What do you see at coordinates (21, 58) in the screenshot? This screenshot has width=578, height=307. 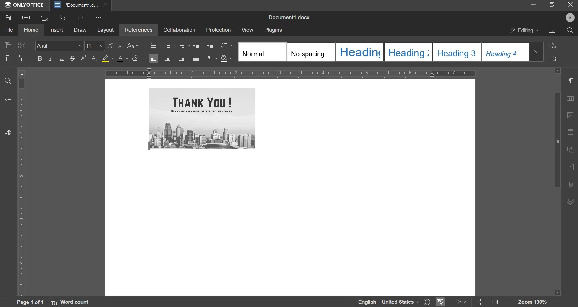 I see `clear style` at bounding box center [21, 58].